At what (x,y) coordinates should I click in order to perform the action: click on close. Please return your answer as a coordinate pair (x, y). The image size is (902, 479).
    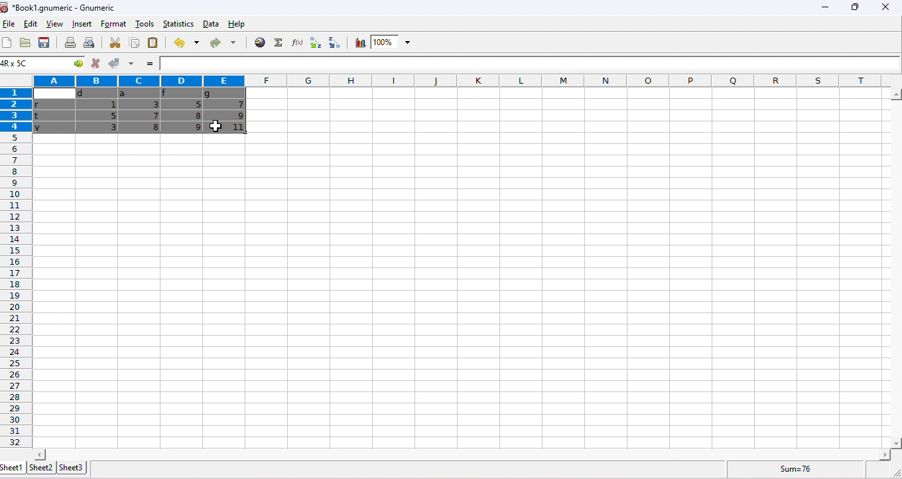
    Looking at the image, I should click on (885, 7).